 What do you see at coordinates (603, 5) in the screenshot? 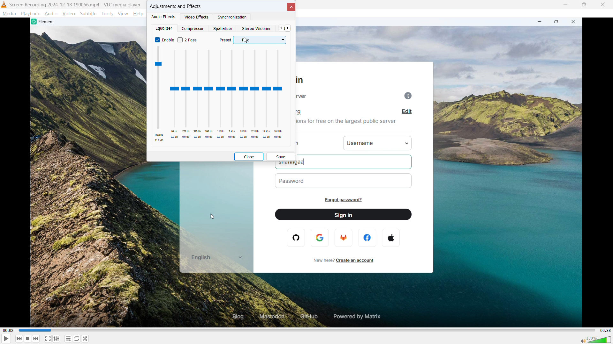
I see `close ` at bounding box center [603, 5].